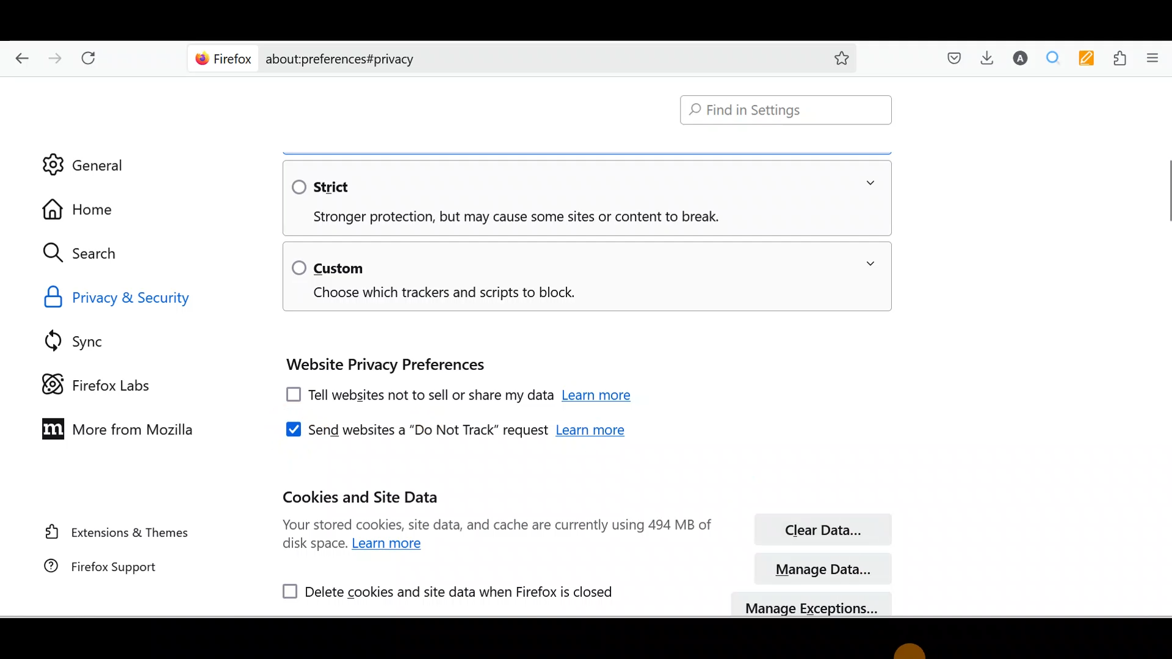 Image resolution: width=1172 pixels, height=659 pixels. I want to click on Account, so click(1020, 56).